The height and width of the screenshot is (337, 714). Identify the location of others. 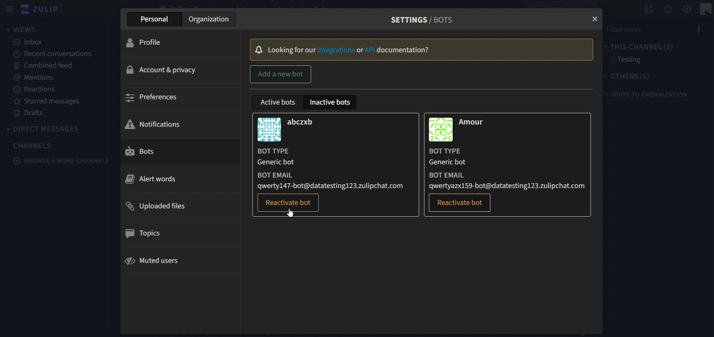
(624, 77).